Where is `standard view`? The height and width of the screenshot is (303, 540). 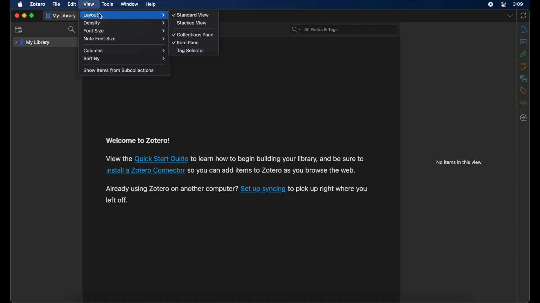
standard view is located at coordinates (191, 15).